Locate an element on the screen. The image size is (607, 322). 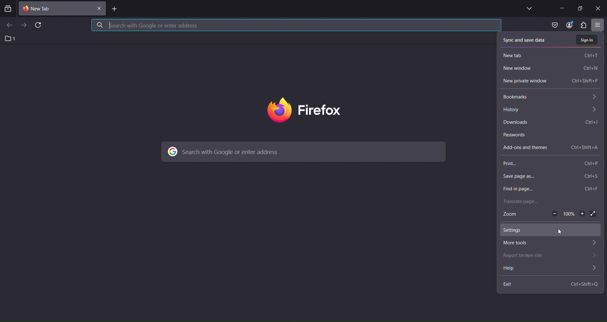
save to pocket is located at coordinates (553, 25).